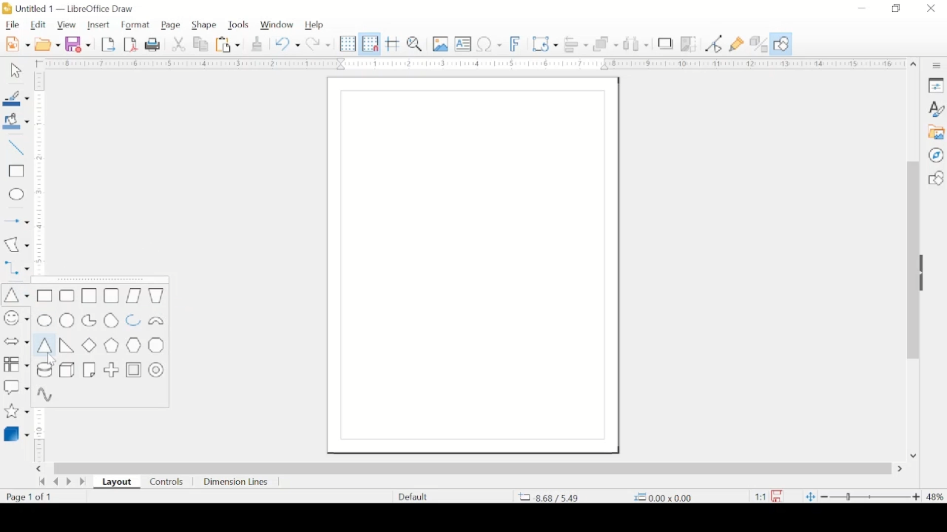 This screenshot has height=532, width=947. What do you see at coordinates (861, 8) in the screenshot?
I see `minimize` at bounding box center [861, 8].